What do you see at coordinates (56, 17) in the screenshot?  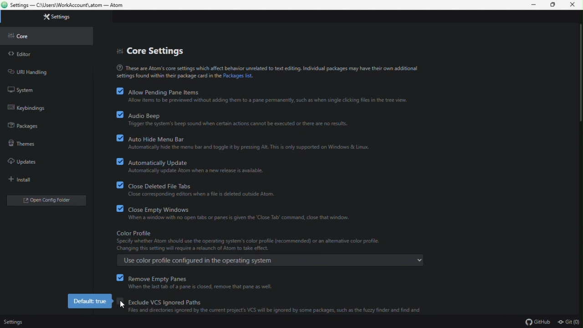 I see `Settings` at bounding box center [56, 17].